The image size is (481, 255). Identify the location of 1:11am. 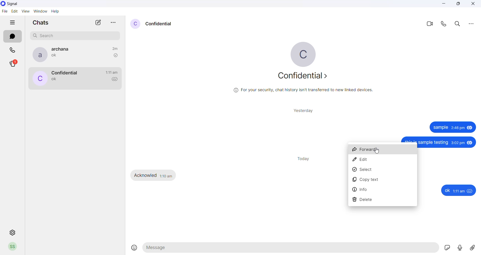
(459, 191).